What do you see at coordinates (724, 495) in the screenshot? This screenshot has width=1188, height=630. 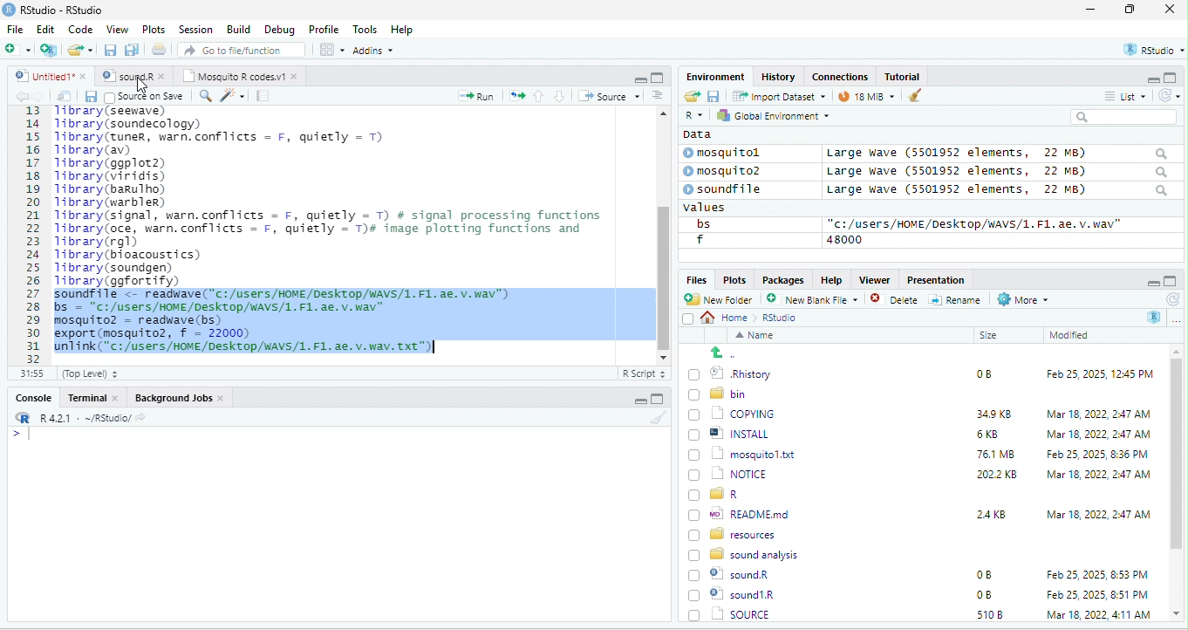 I see `[) = R` at bounding box center [724, 495].